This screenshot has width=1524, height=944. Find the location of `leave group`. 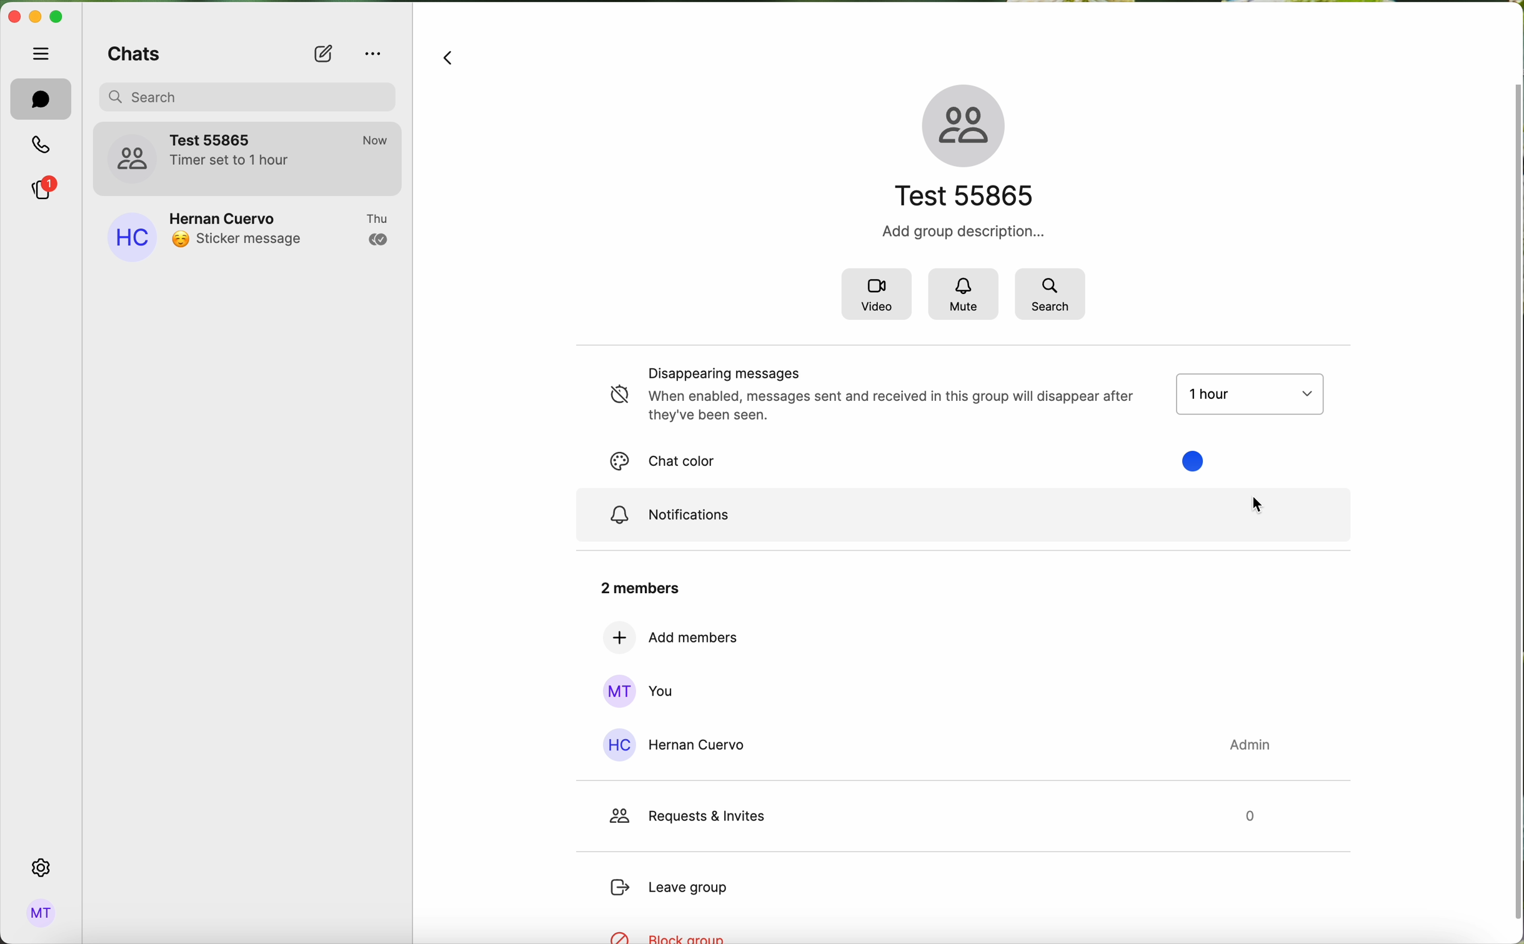

leave group is located at coordinates (669, 887).